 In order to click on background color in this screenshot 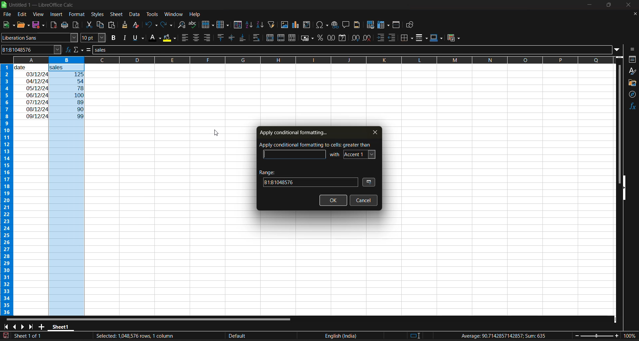, I will do `click(169, 39)`.